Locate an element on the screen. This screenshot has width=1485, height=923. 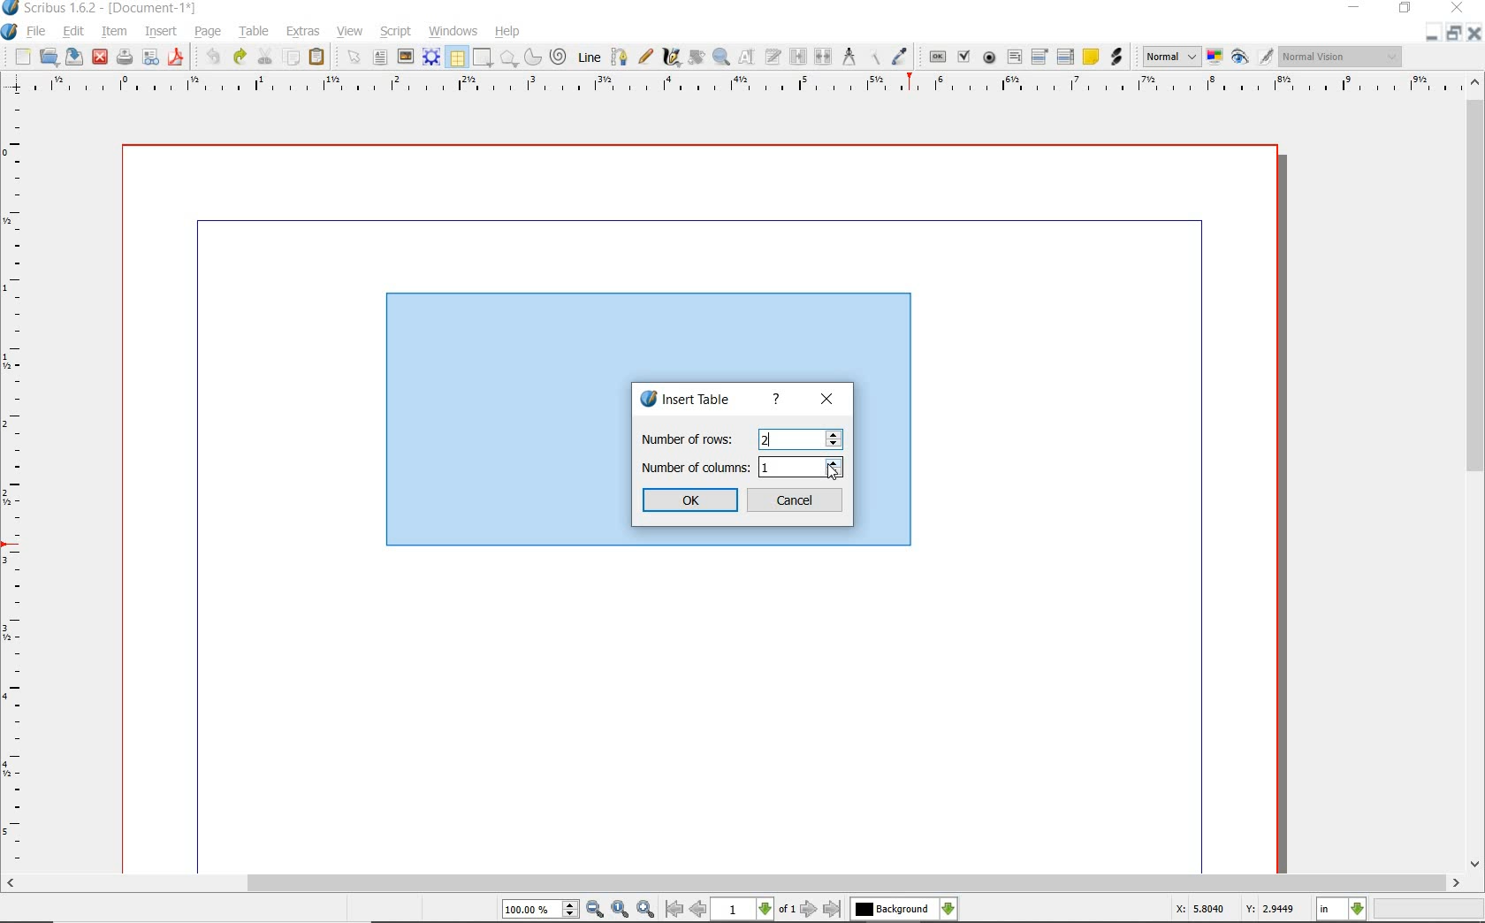
pdf text field is located at coordinates (1015, 57).